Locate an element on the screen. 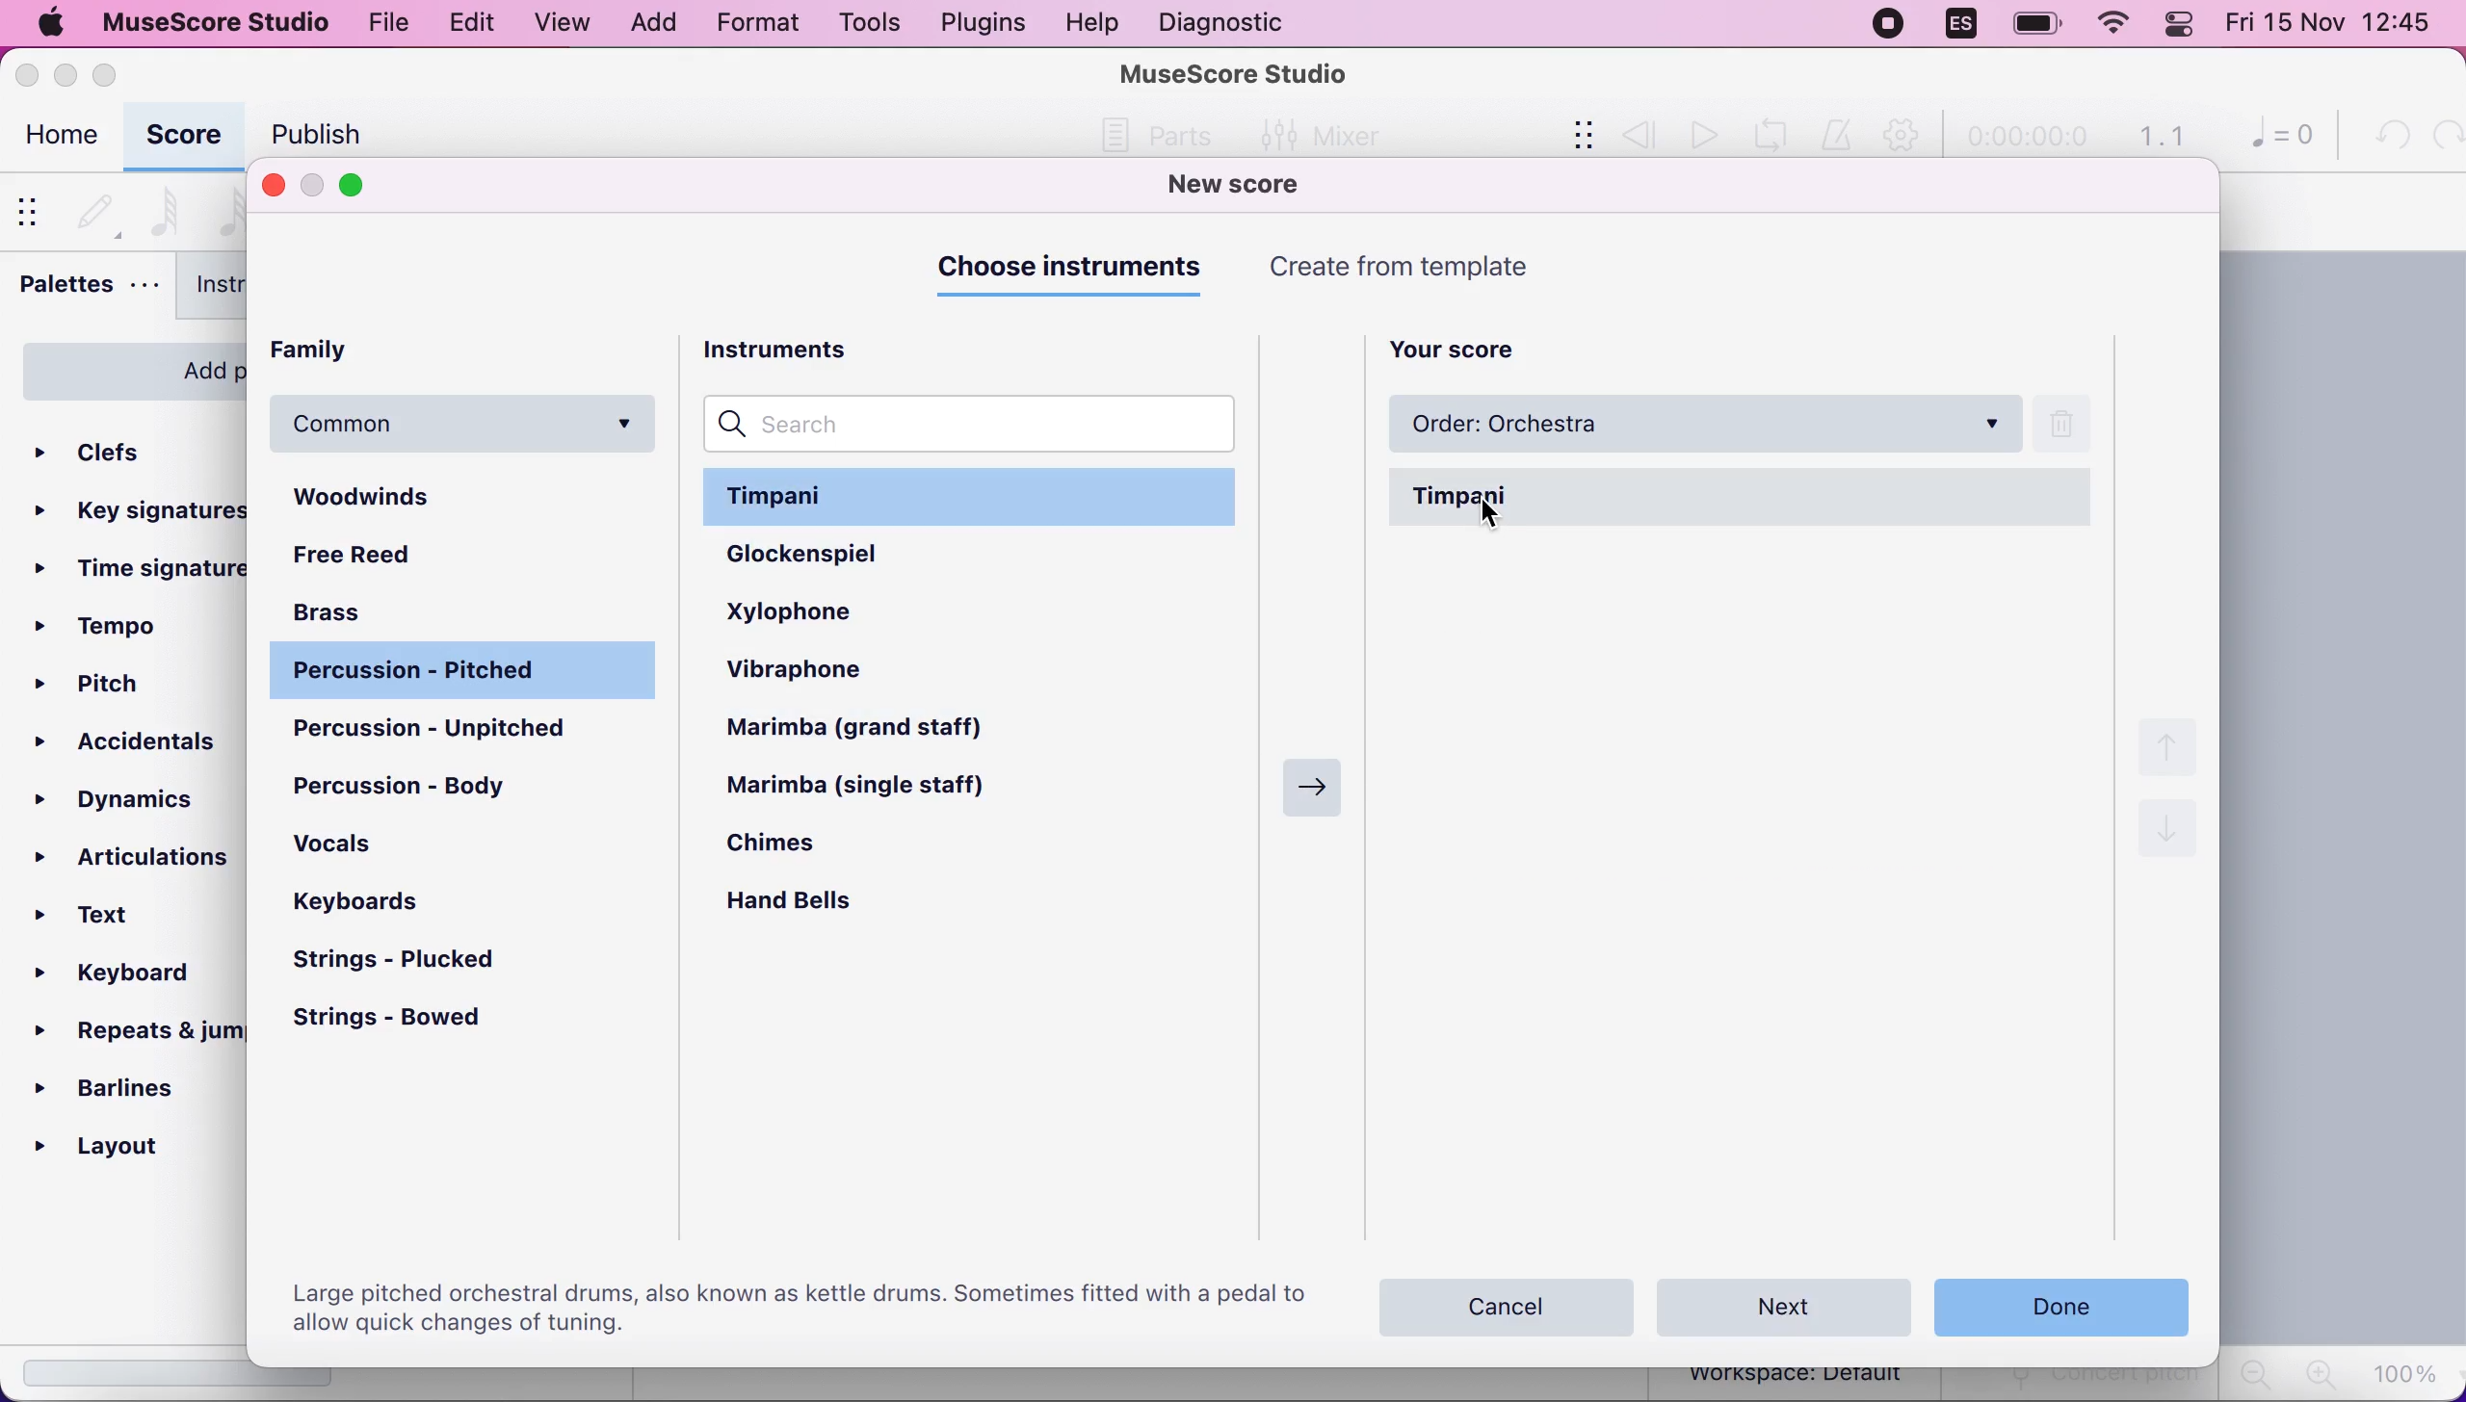 The width and height of the screenshot is (2466, 1402). repeats and jumps is located at coordinates (134, 1030).